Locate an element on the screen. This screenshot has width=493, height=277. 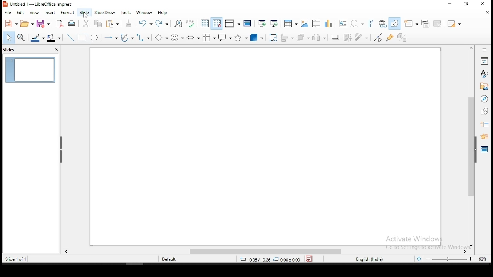
show draw functions is located at coordinates (394, 23).